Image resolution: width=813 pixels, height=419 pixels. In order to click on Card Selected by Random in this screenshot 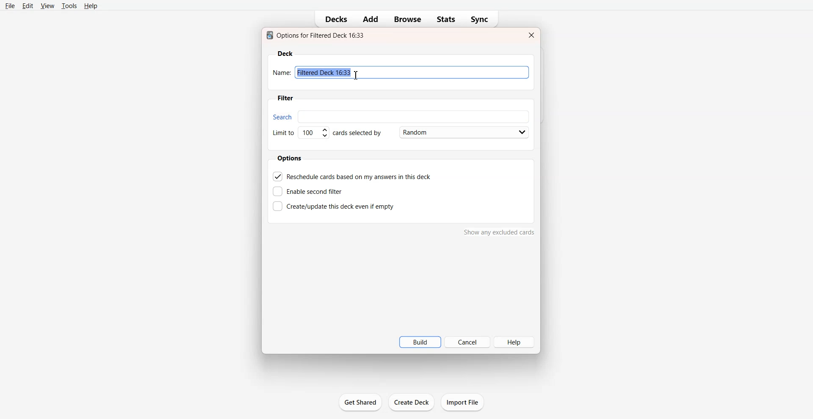, I will do `click(433, 132)`.